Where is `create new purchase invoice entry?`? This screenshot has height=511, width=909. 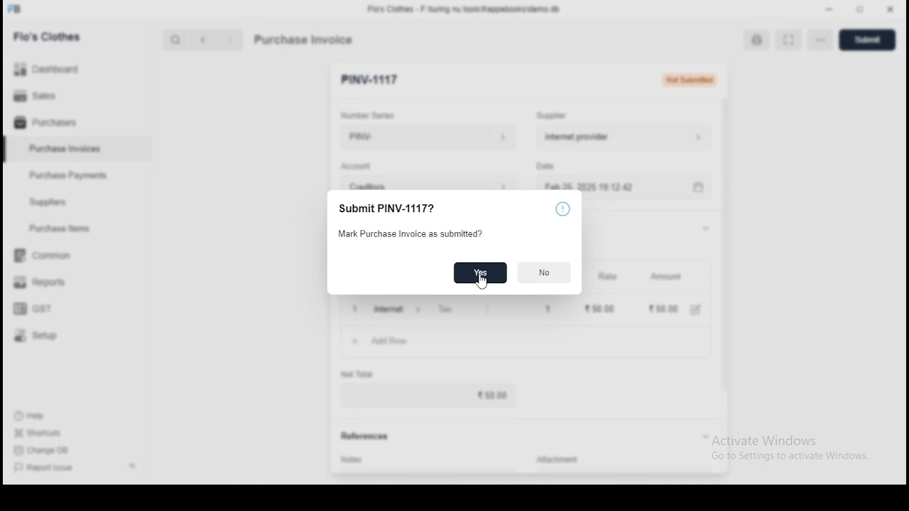
create new purchase invoice entry? is located at coordinates (415, 235).